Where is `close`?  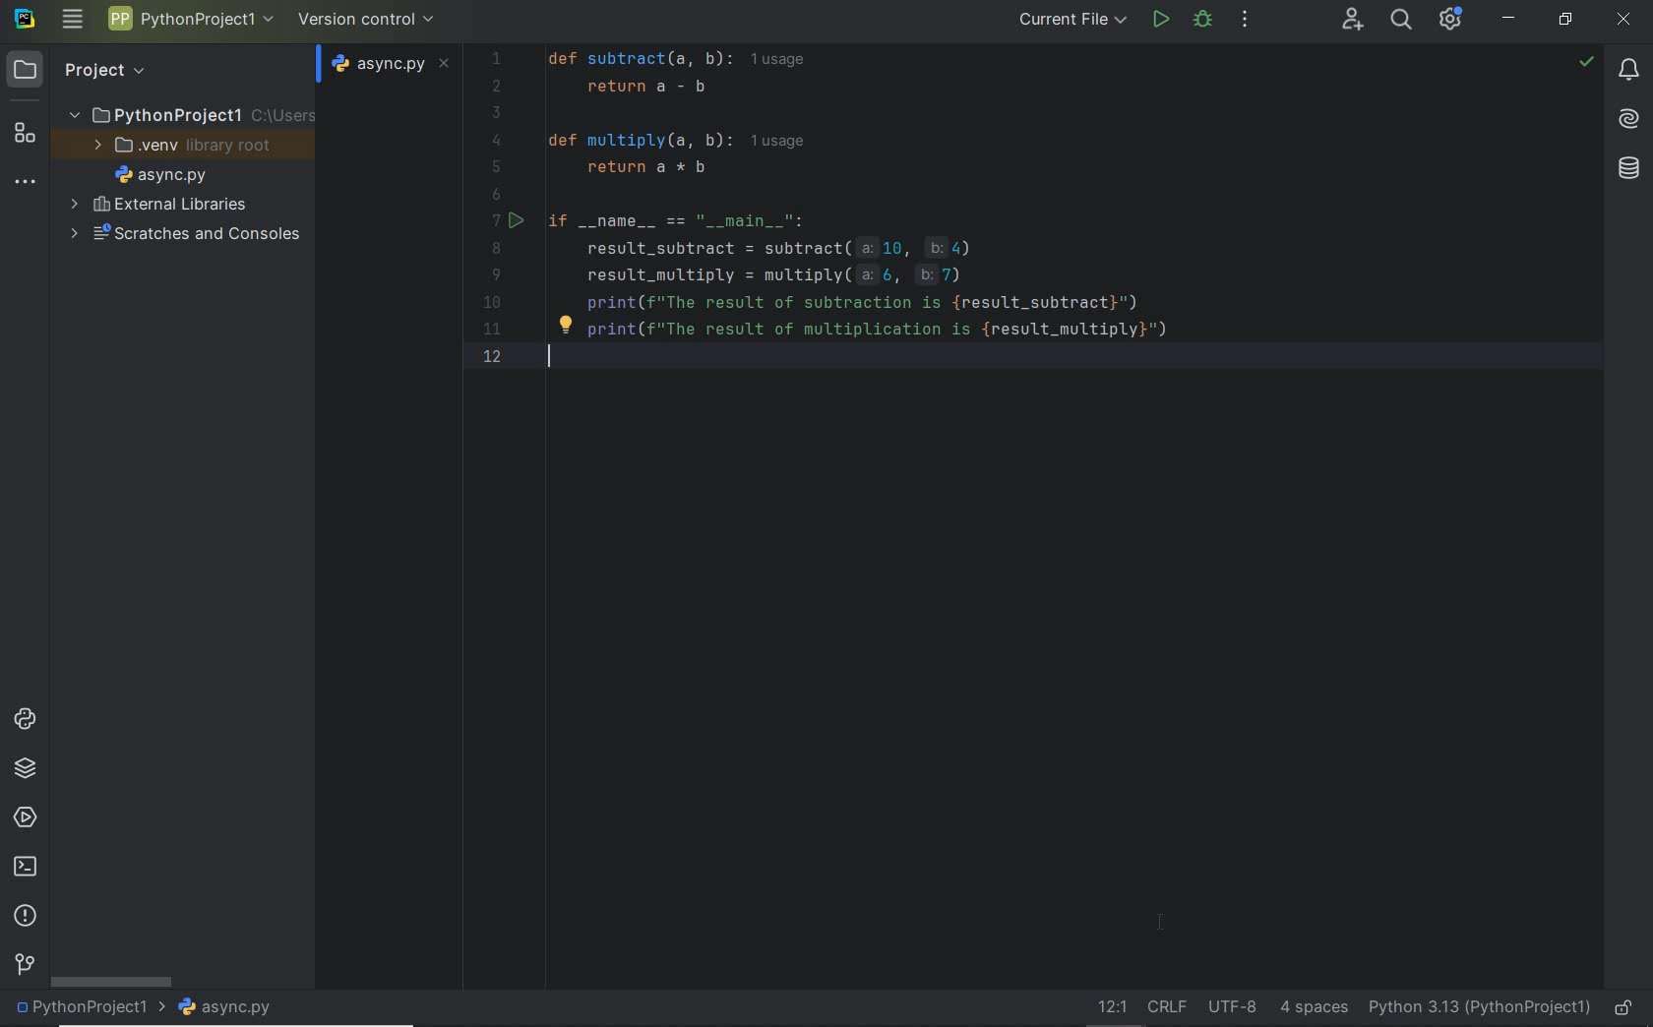 close is located at coordinates (1626, 22).